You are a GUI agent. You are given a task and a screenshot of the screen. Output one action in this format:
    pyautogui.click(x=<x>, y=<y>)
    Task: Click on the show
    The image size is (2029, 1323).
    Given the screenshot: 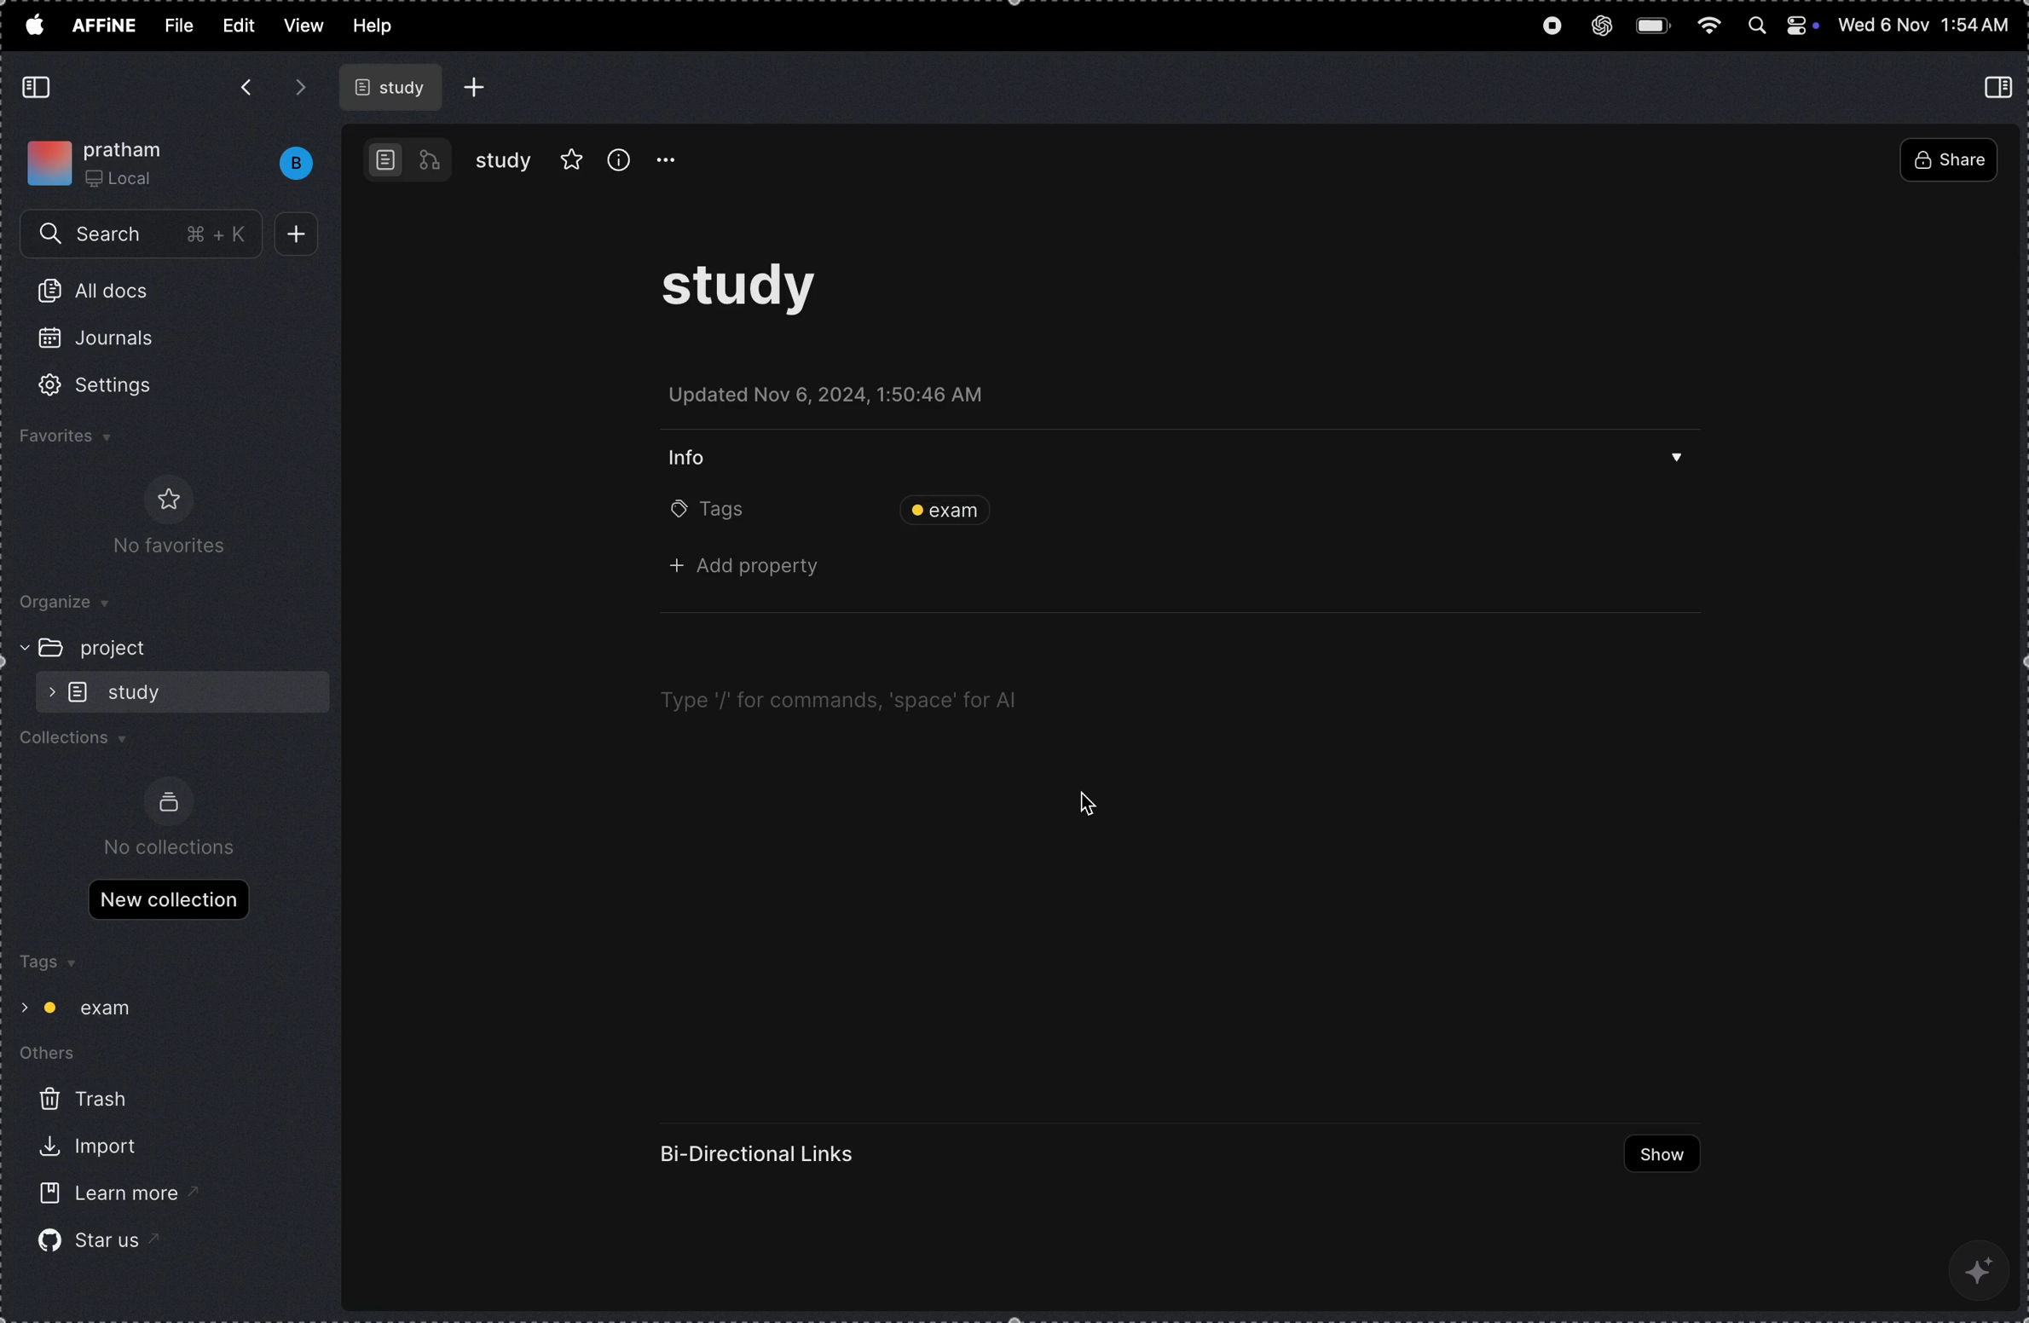 What is the action you would take?
    pyautogui.click(x=1653, y=1154)
    